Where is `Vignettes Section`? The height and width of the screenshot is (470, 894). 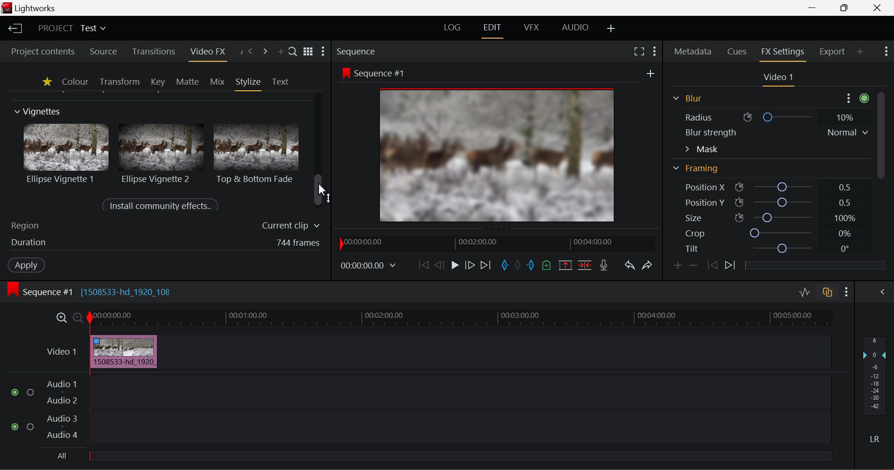
Vignettes Section is located at coordinates (38, 112).